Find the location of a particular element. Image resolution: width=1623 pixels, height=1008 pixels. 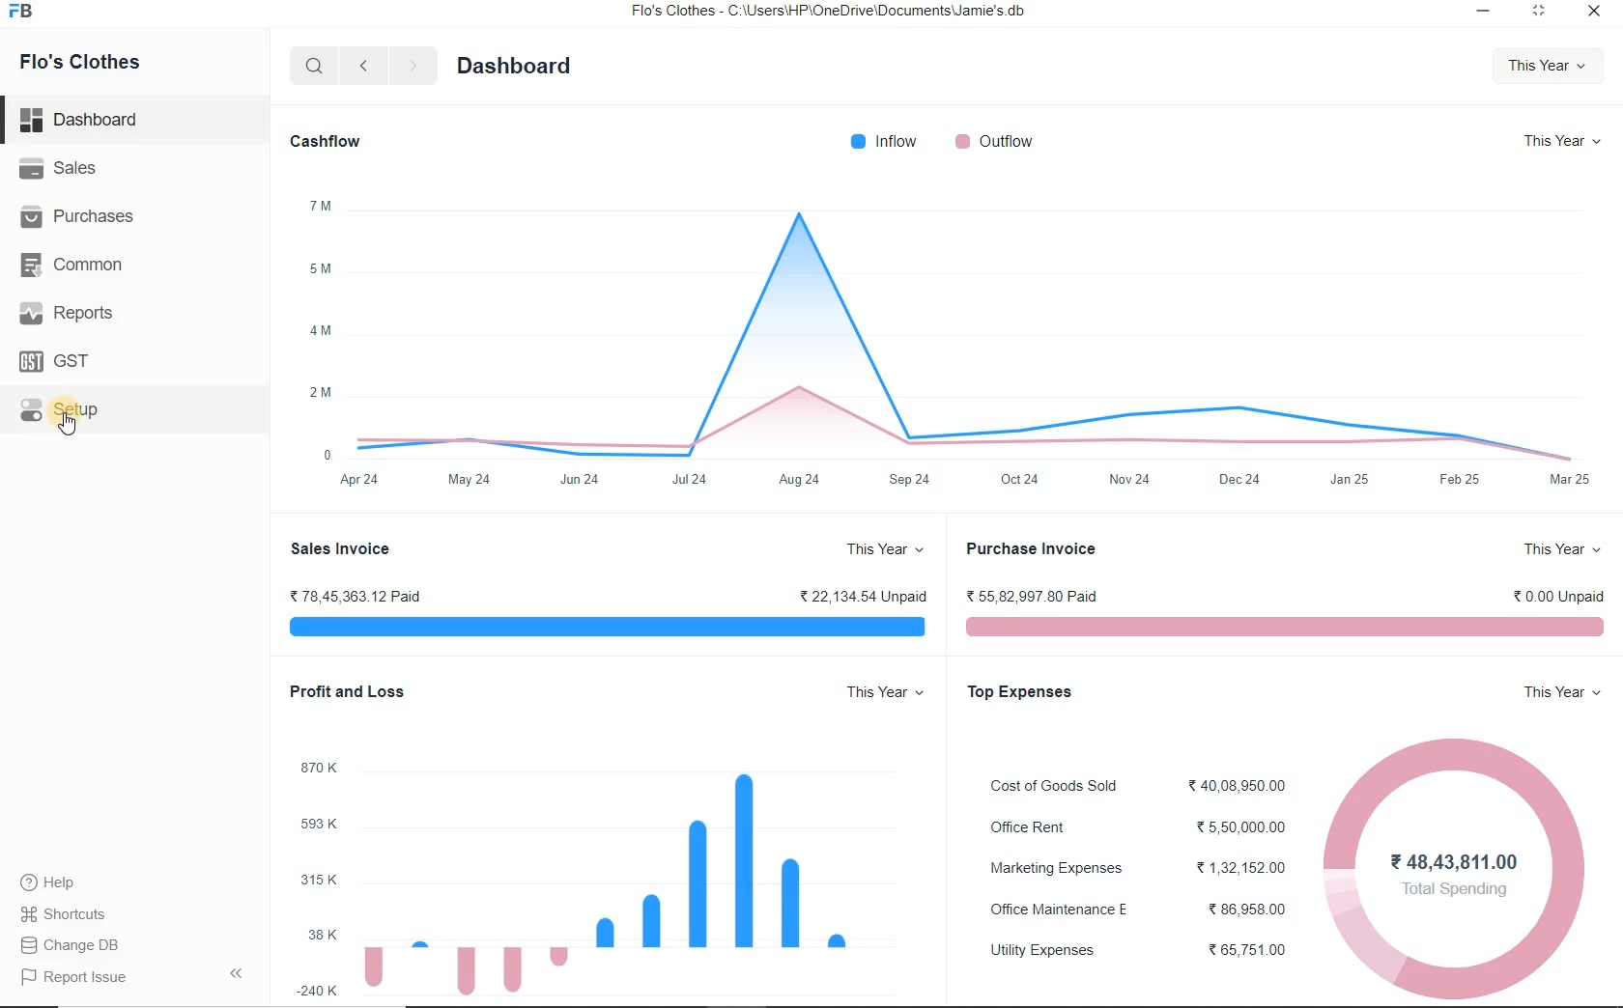

Setup is located at coordinates (61, 409).